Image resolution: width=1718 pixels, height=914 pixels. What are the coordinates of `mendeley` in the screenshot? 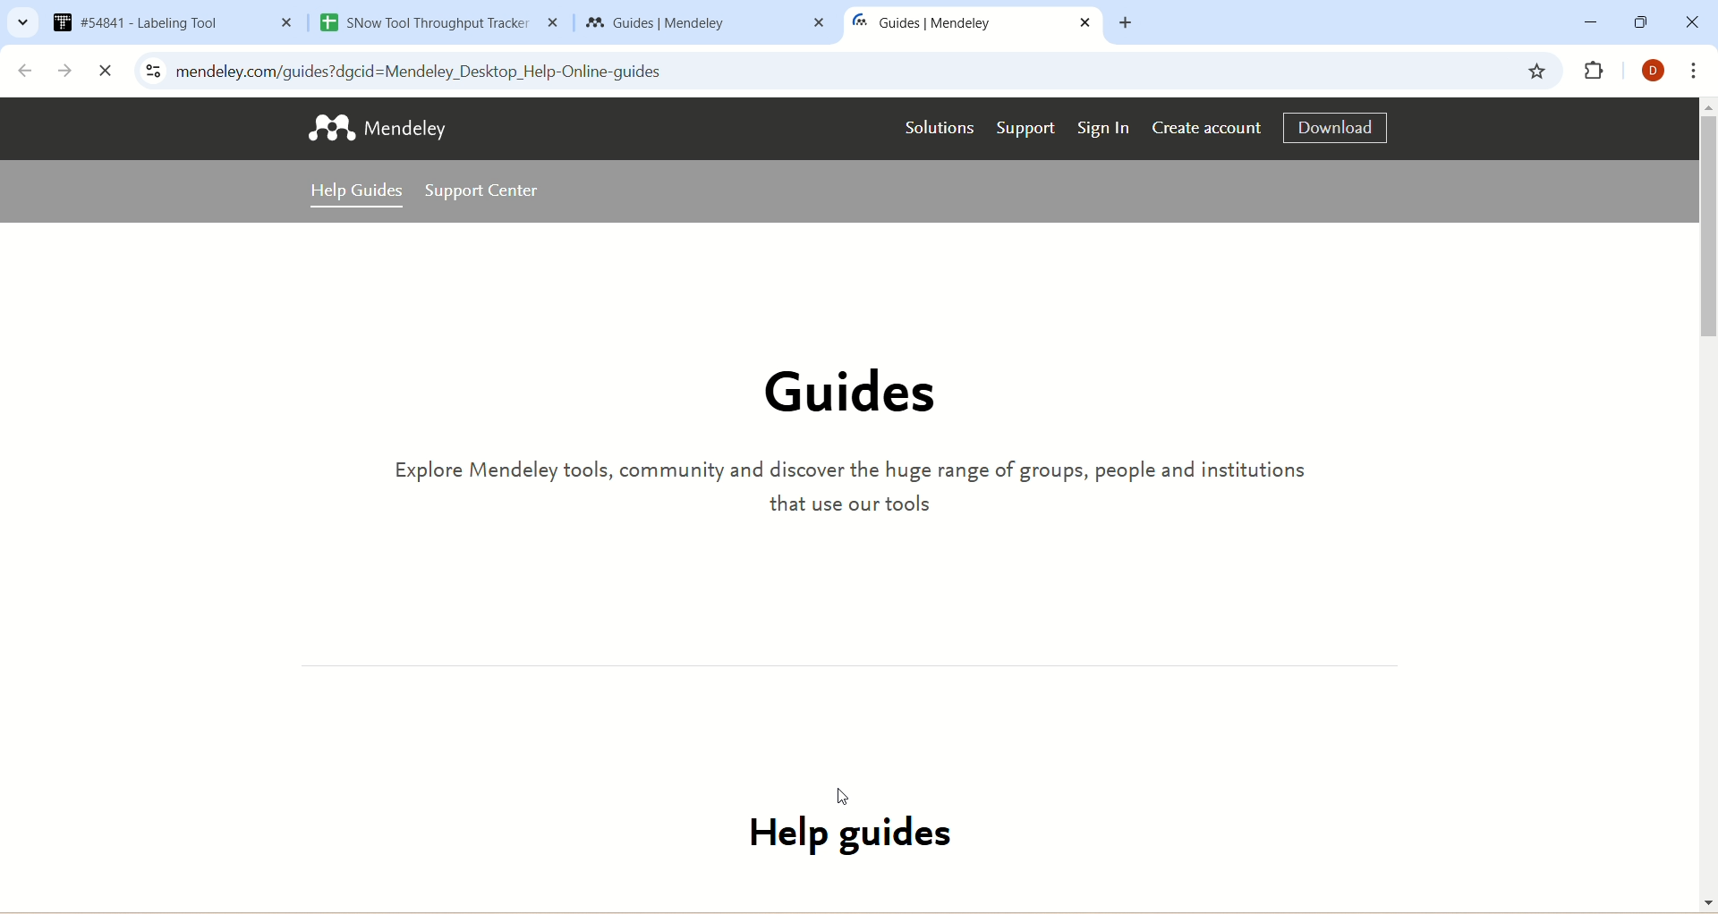 It's located at (407, 130).